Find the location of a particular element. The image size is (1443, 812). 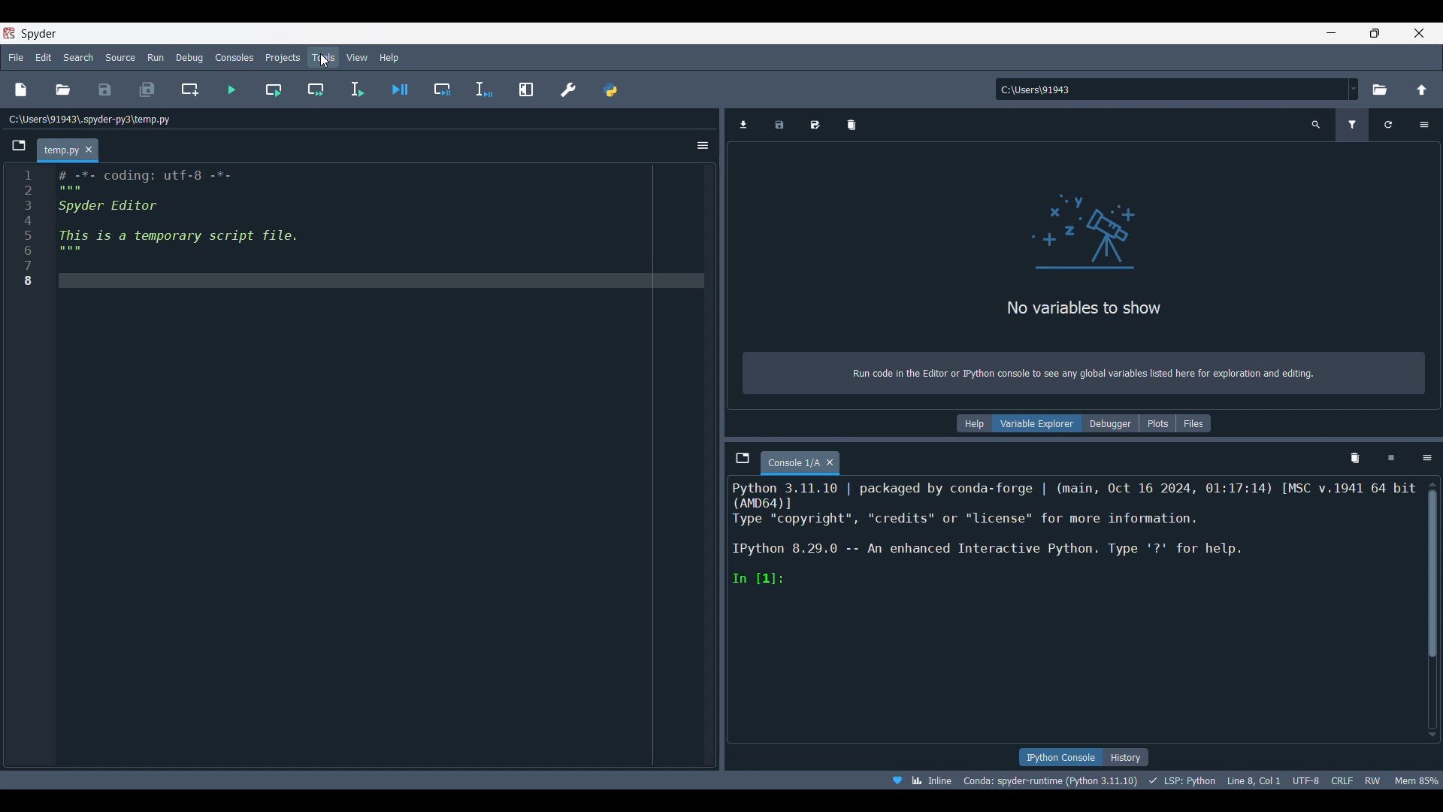

Refresh variables is located at coordinates (1388, 126).